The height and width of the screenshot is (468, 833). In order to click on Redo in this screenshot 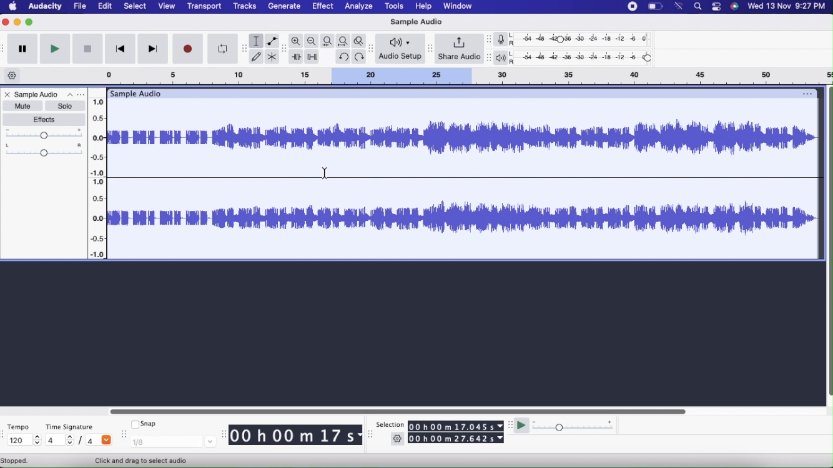, I will do `click(361, 57)`.